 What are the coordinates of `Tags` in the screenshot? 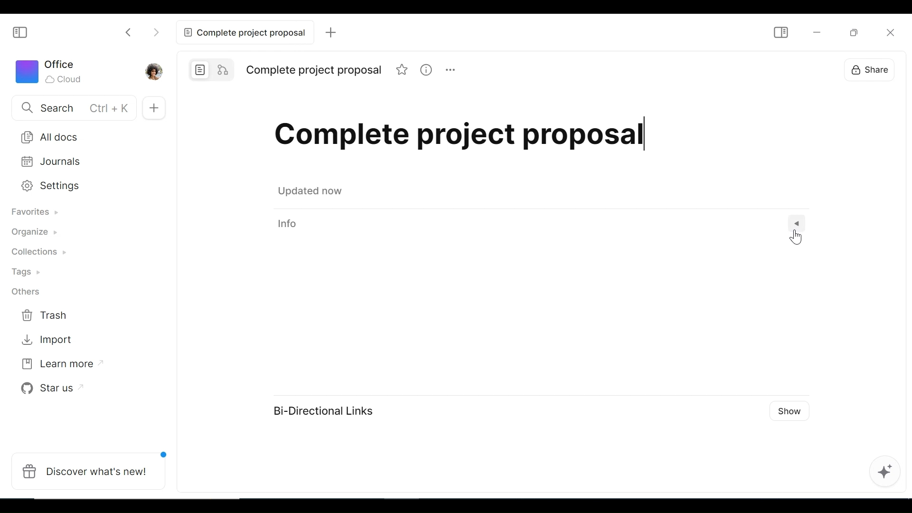 It's located at (31, 273).